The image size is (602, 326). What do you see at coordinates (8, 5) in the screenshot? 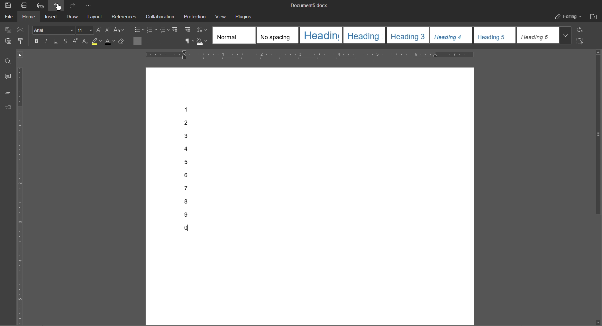
I see `Save` at bounding box center [8, 5].